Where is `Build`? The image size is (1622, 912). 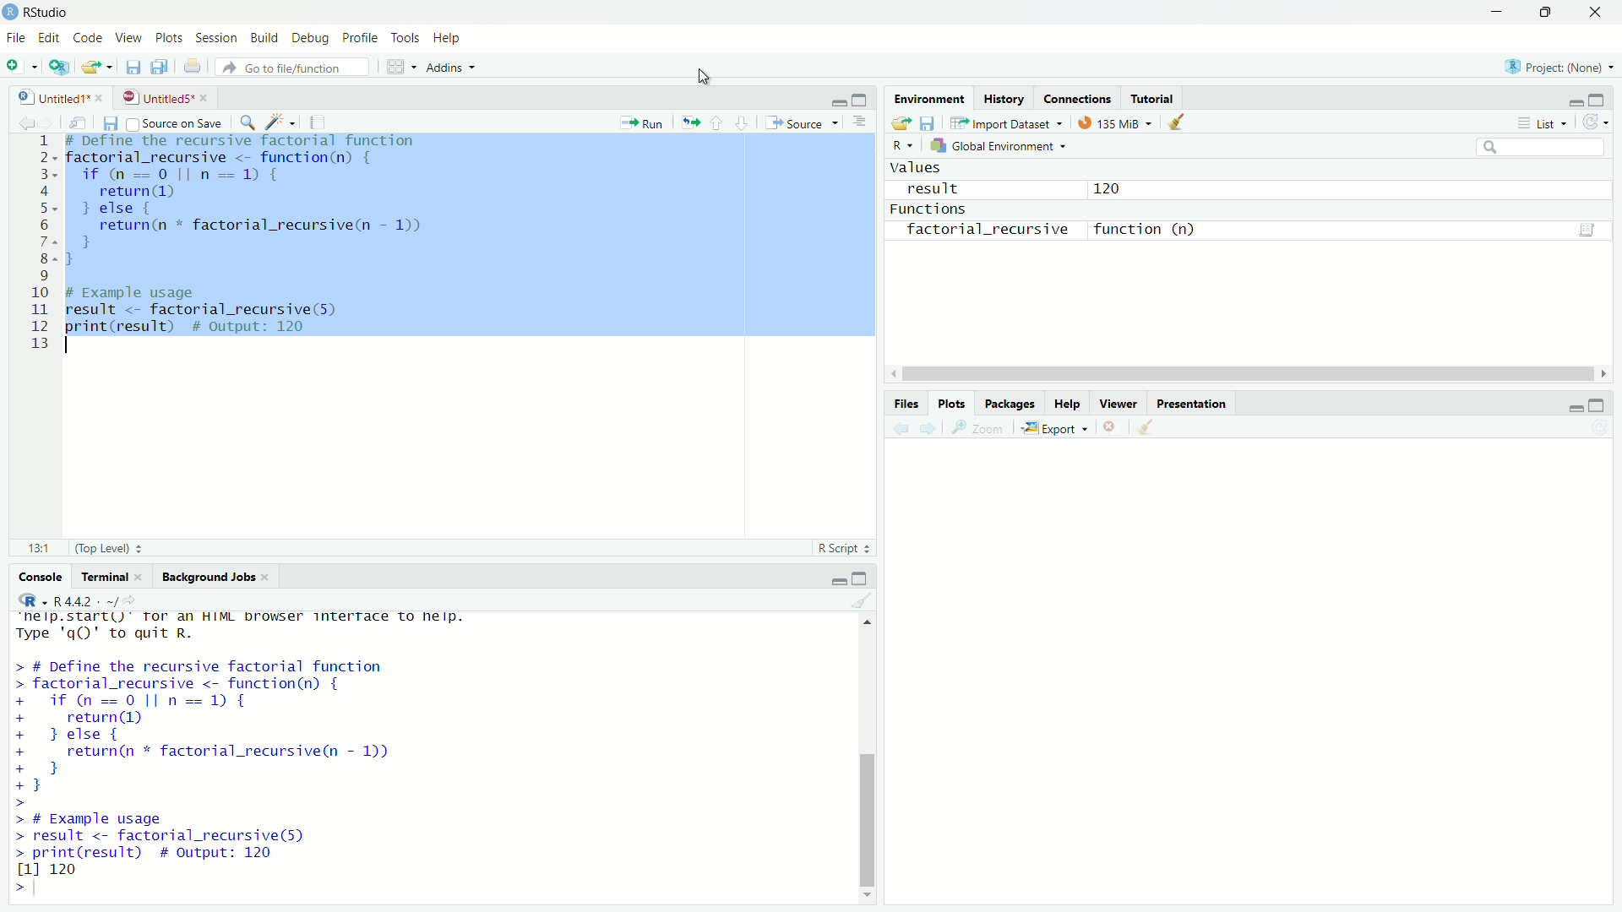
Build is located at coordinates (261, 37).